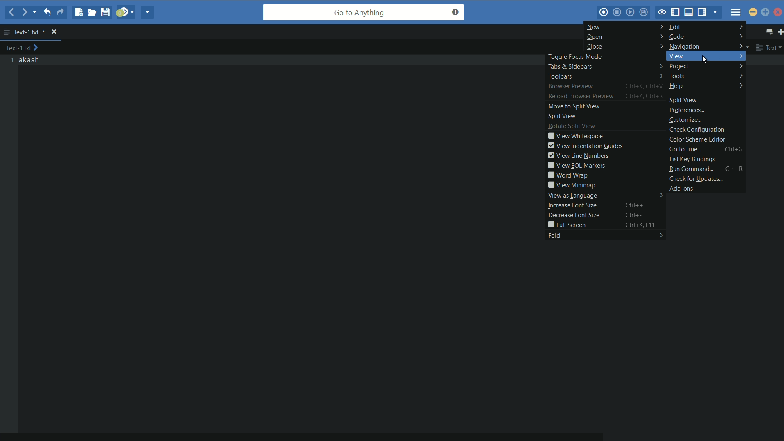  What do you see at coordinates (644, 11) in the screenshot?
I see `save macro to toolbox` at bounding box center [644, 11].